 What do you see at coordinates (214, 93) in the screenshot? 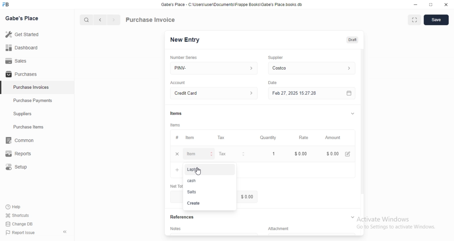
I see `Credit Card` at bounding box center [214, 93].